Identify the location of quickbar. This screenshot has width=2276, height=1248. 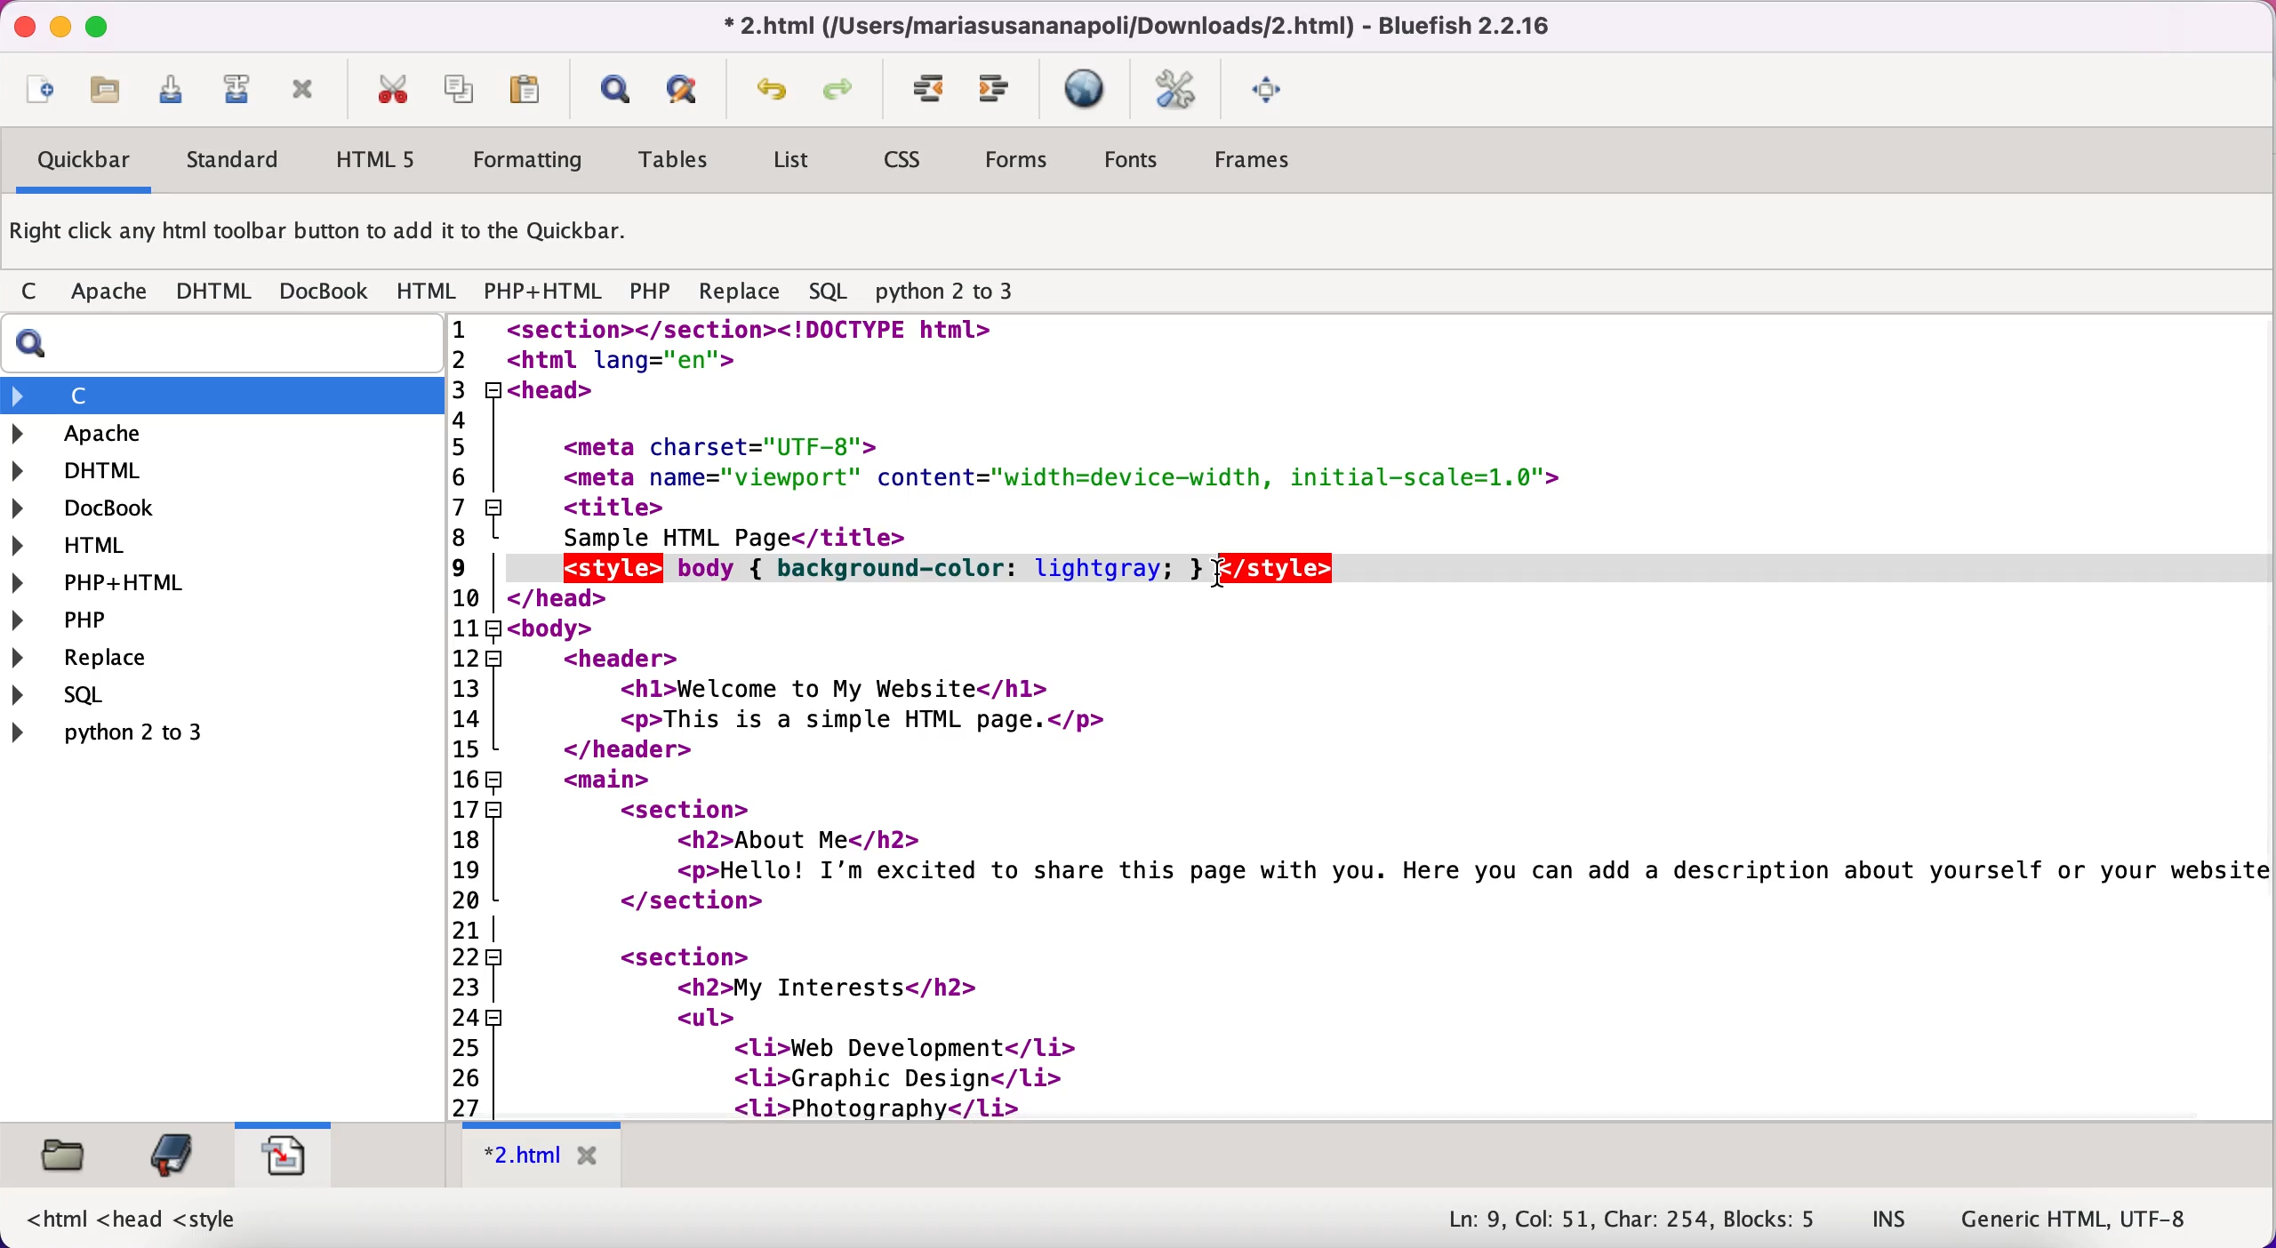
(81, 163).